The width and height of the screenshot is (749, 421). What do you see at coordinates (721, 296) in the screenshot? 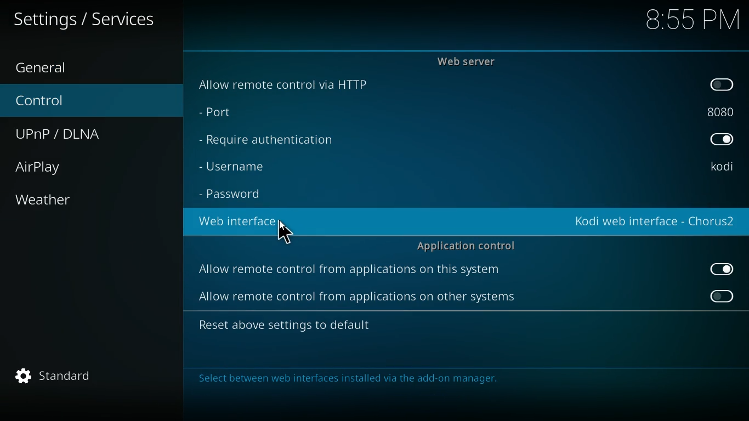
I see `off` at bounding box center [721, 296].